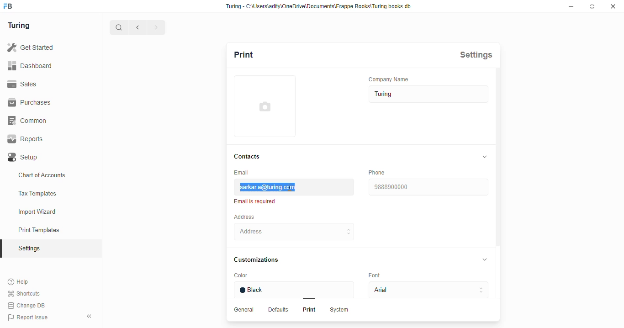 The width and height of the screenshot is (624, 328). Describe the element at coordinates (12, 6) in the screenshot. I see `frappebooks logo` at that location.